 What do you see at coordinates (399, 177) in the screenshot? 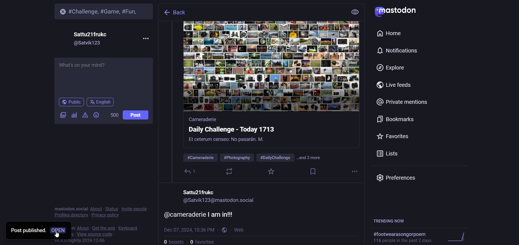
I see `preferences` at bounding box center [399, 177].